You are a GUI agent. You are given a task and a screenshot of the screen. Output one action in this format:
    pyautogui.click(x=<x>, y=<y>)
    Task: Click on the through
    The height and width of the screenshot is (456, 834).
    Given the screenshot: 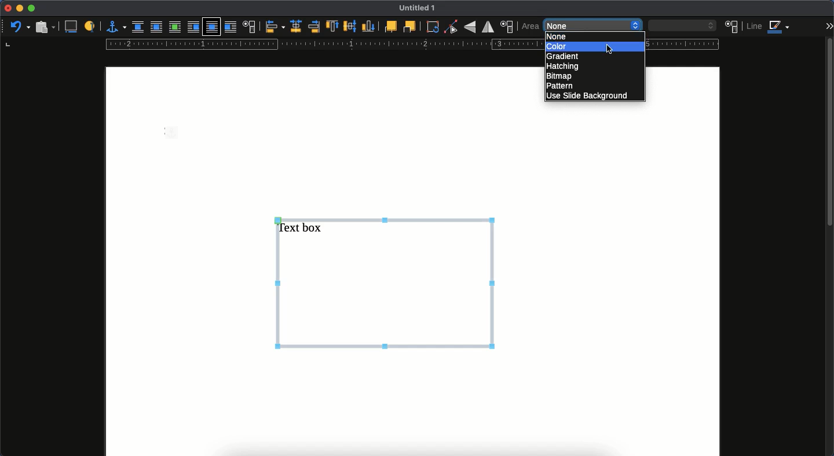 What is the action you would take?
    pyautogui.click(x=212, y=27)
    